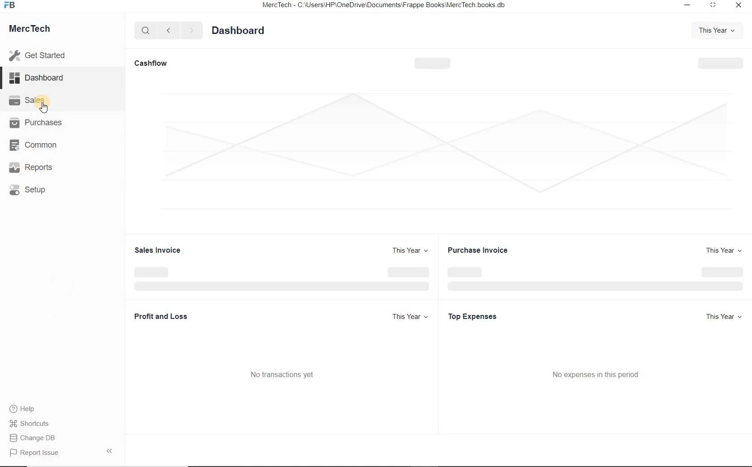 This screenshot has width=752, height=467. I want to click on No expenses in this period, so click(595, 374).